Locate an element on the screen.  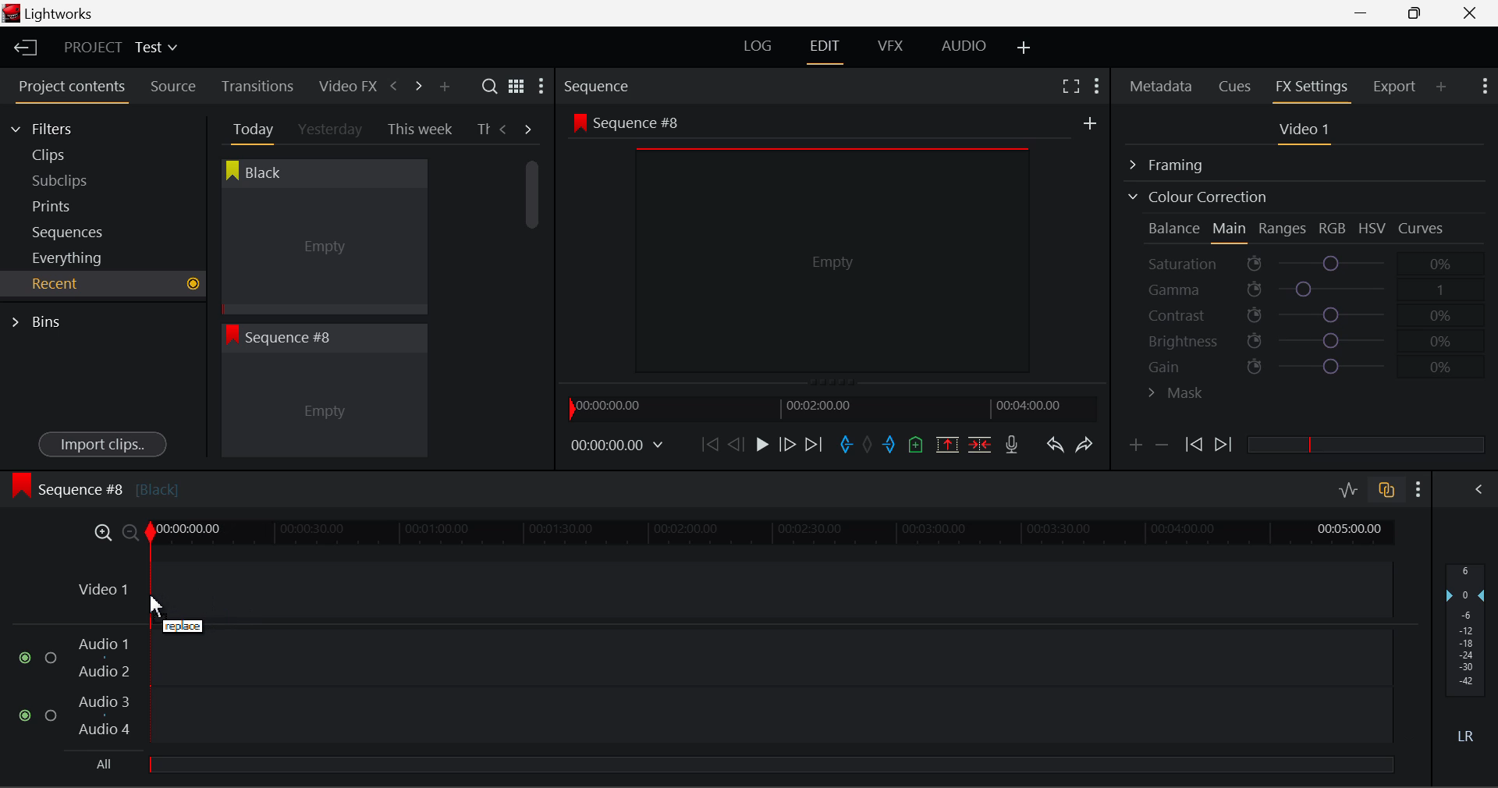
Gamma is located at coordinates (1308, 289).